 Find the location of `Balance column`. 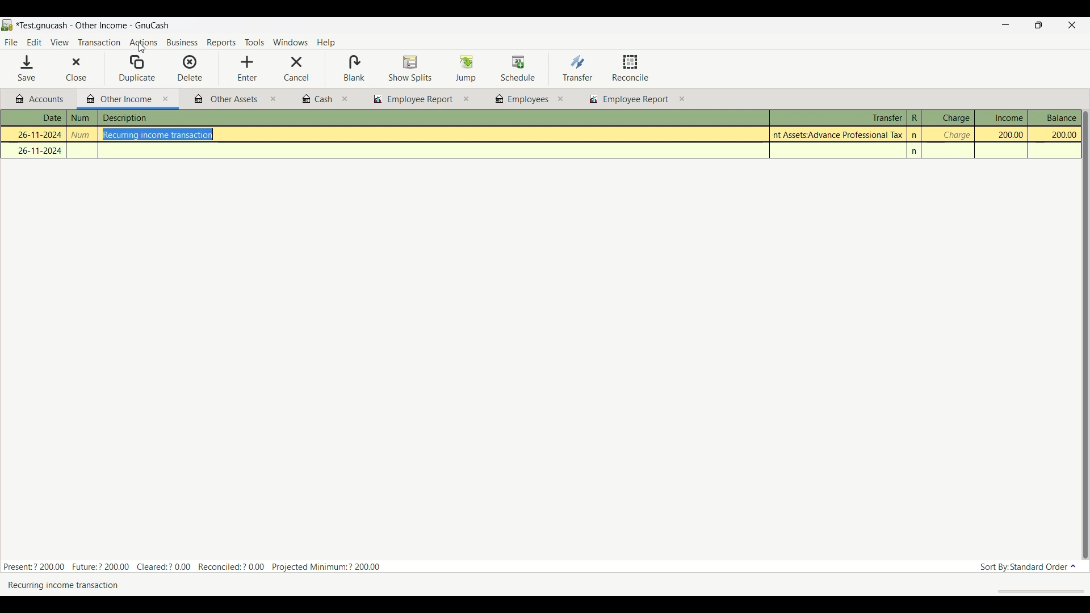

Balance column is located at coordinates (1055, 117).